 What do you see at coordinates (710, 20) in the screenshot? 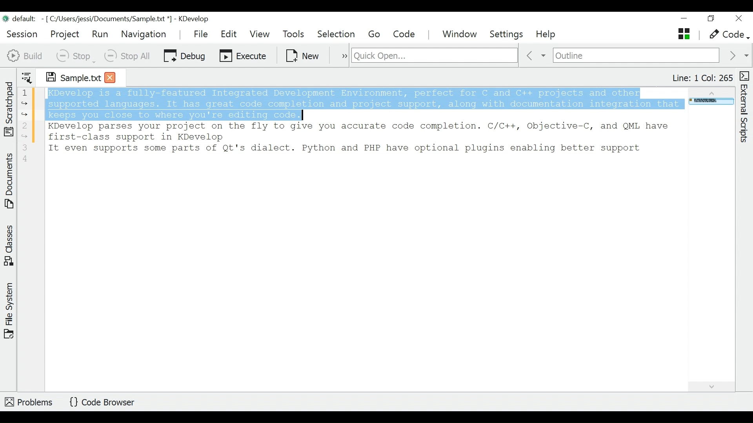
I see `Restore` at bounding box center [710, 20].